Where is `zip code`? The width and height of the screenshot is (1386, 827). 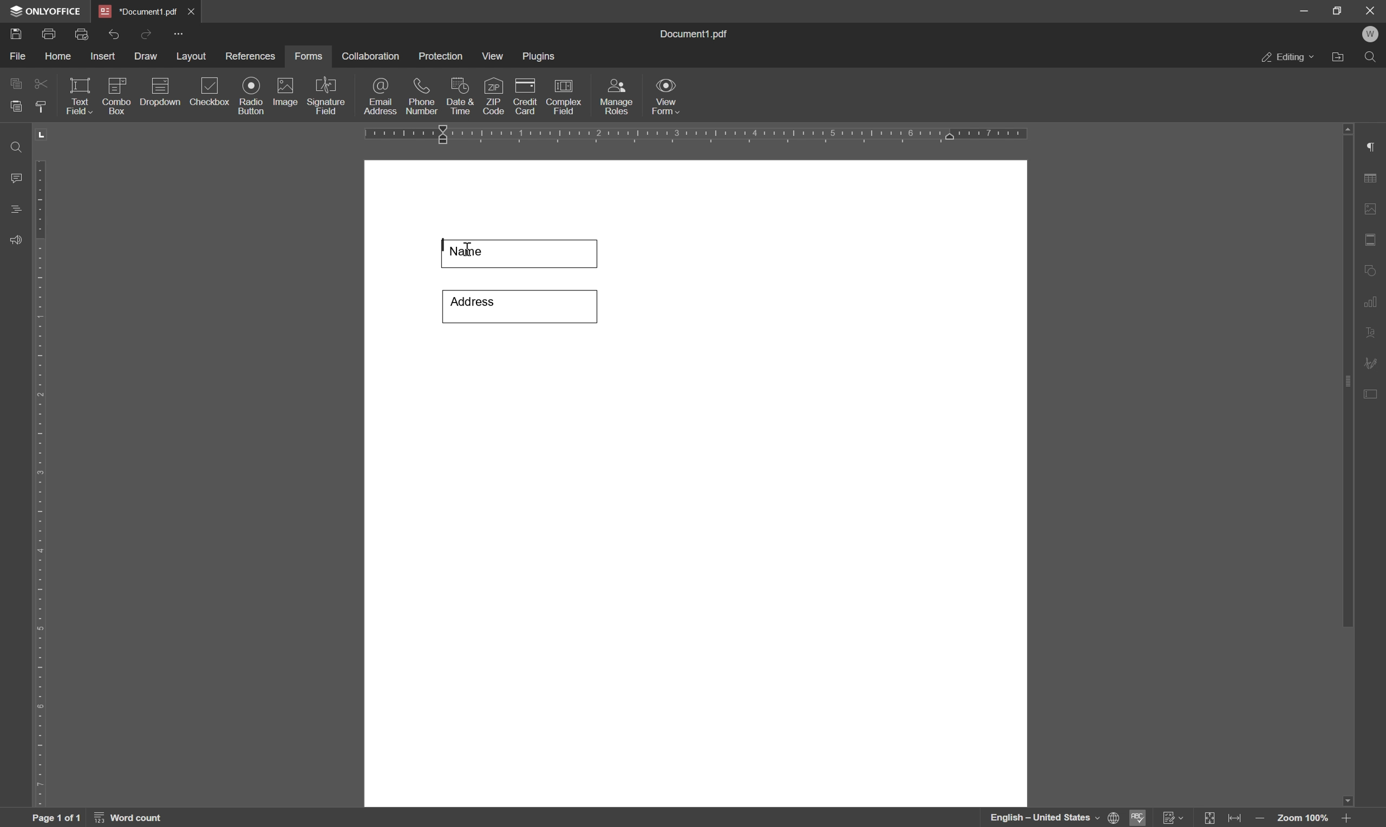
zip code is located at coordinates (492, 97).